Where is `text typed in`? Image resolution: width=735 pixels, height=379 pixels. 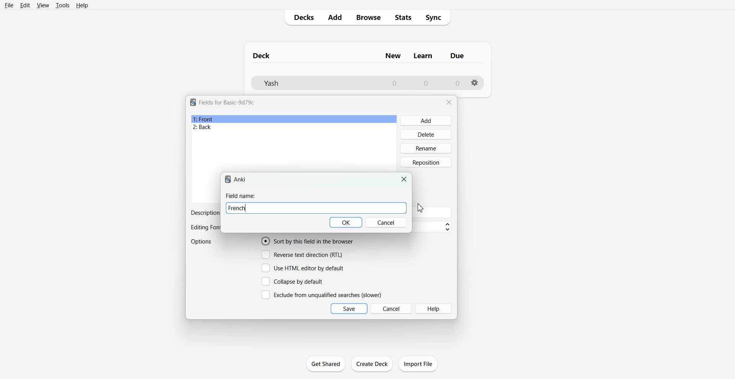
text typed in is located at coordinates (237, 208).